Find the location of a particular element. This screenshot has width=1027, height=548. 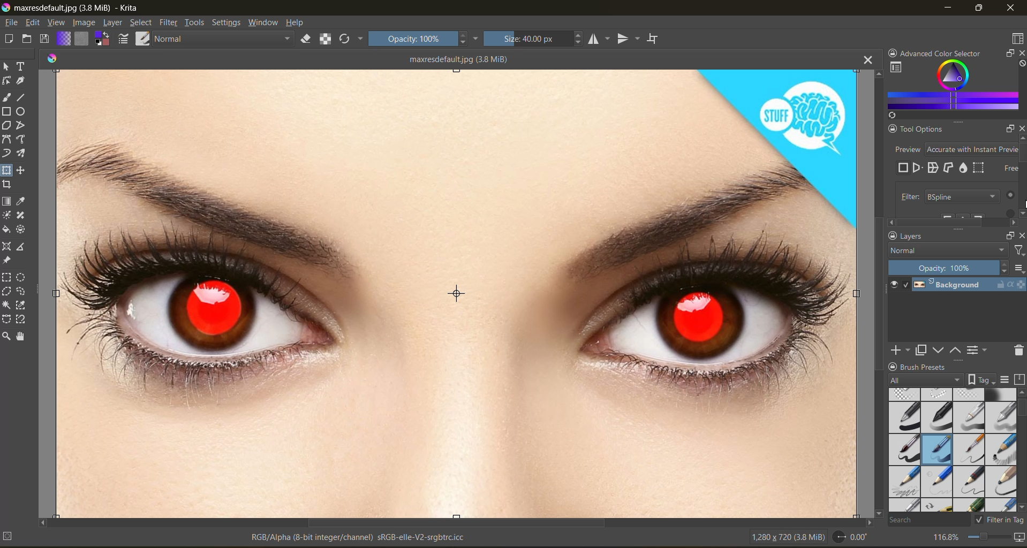

vertical scroll bar is located at coordinates (1021, 178).